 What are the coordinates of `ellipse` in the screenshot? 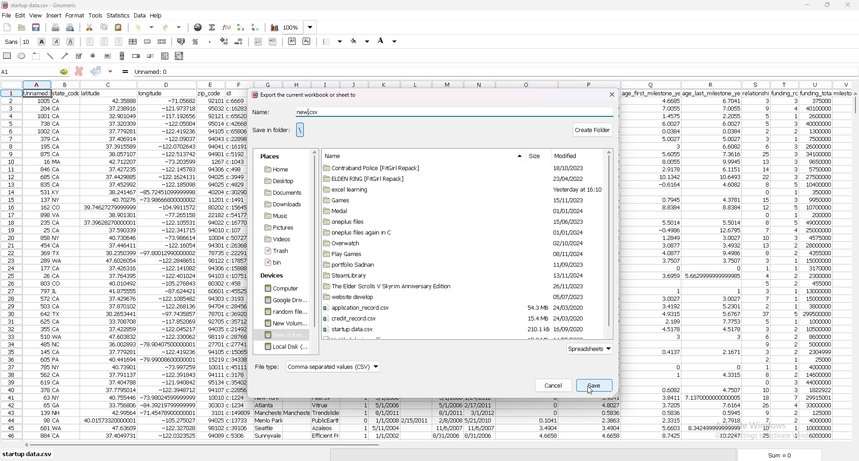 It's located at (22, 56).